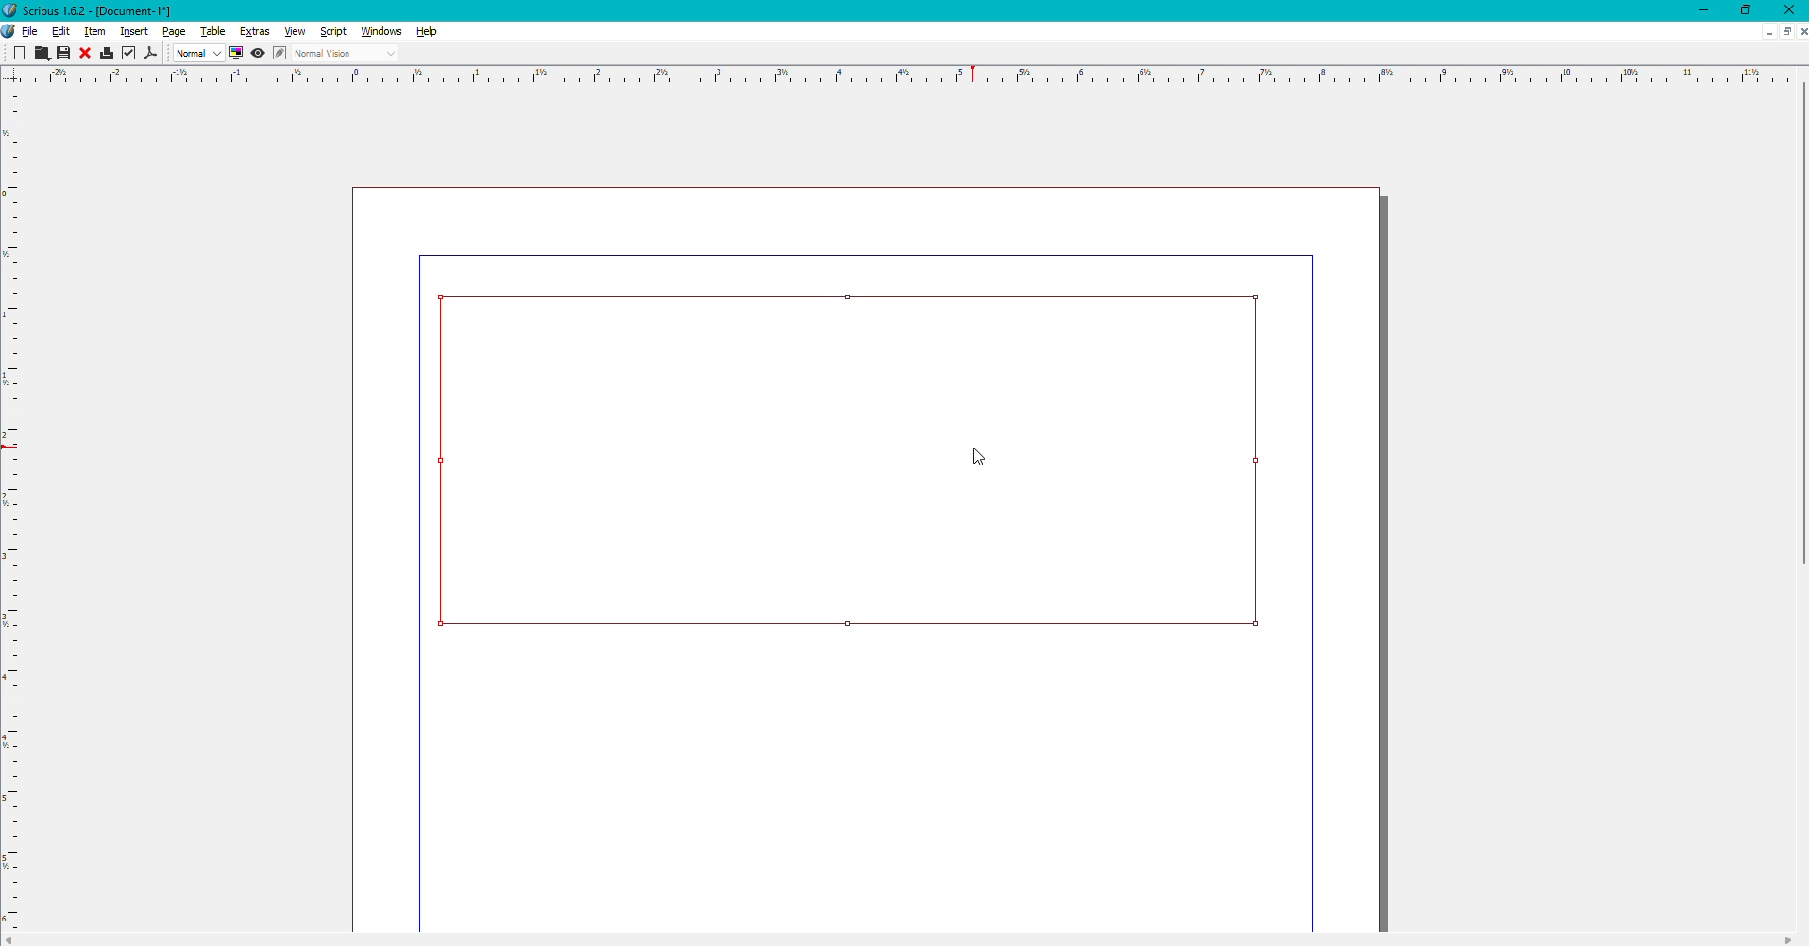  Describe the element at coordinates (256, 56) in the screenshot. I see `View` at that location.